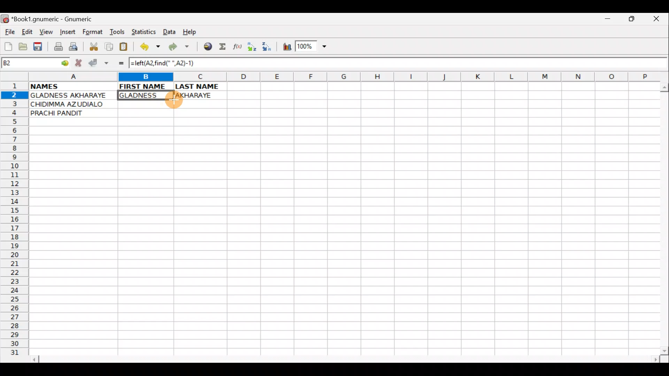  Describe the element at coordinates (44, 32) in the screenshot. I see `View` at that location.